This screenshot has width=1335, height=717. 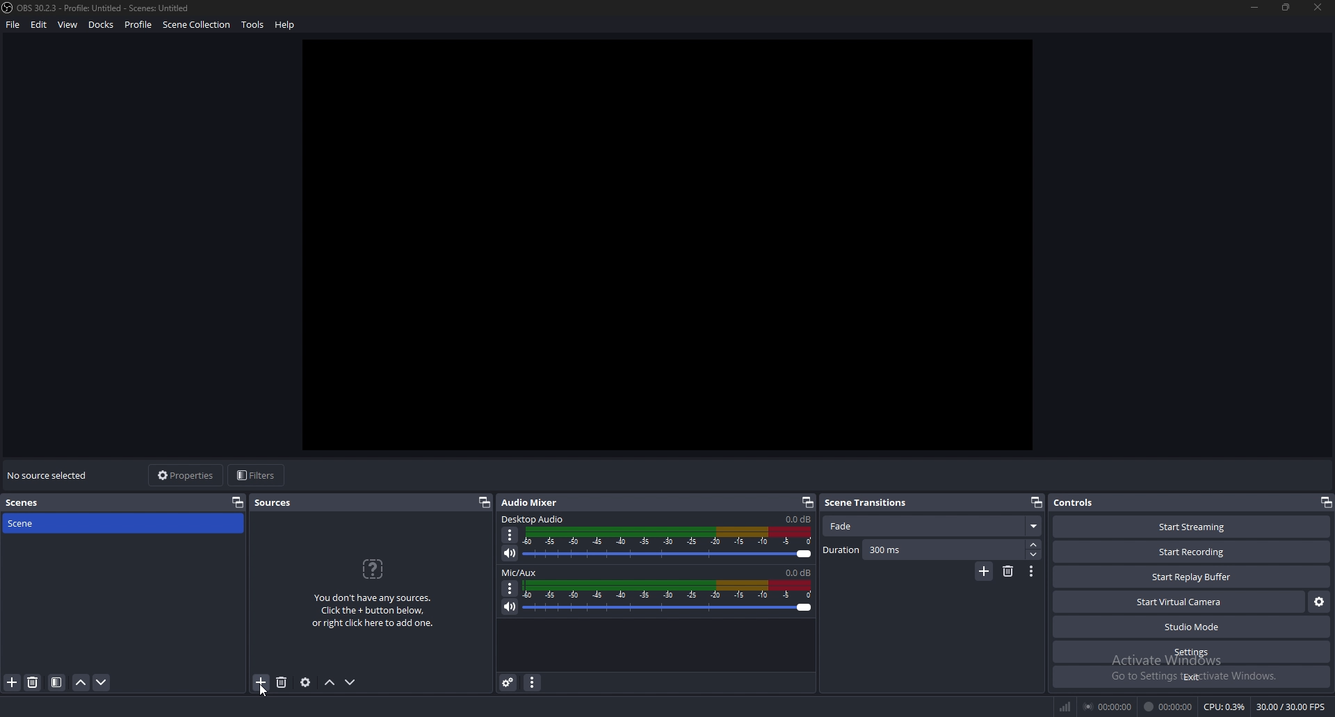 What do you see at coordinates (1318, 6) in the screenshot?
I see `close` at bounding box center [1318, 6].